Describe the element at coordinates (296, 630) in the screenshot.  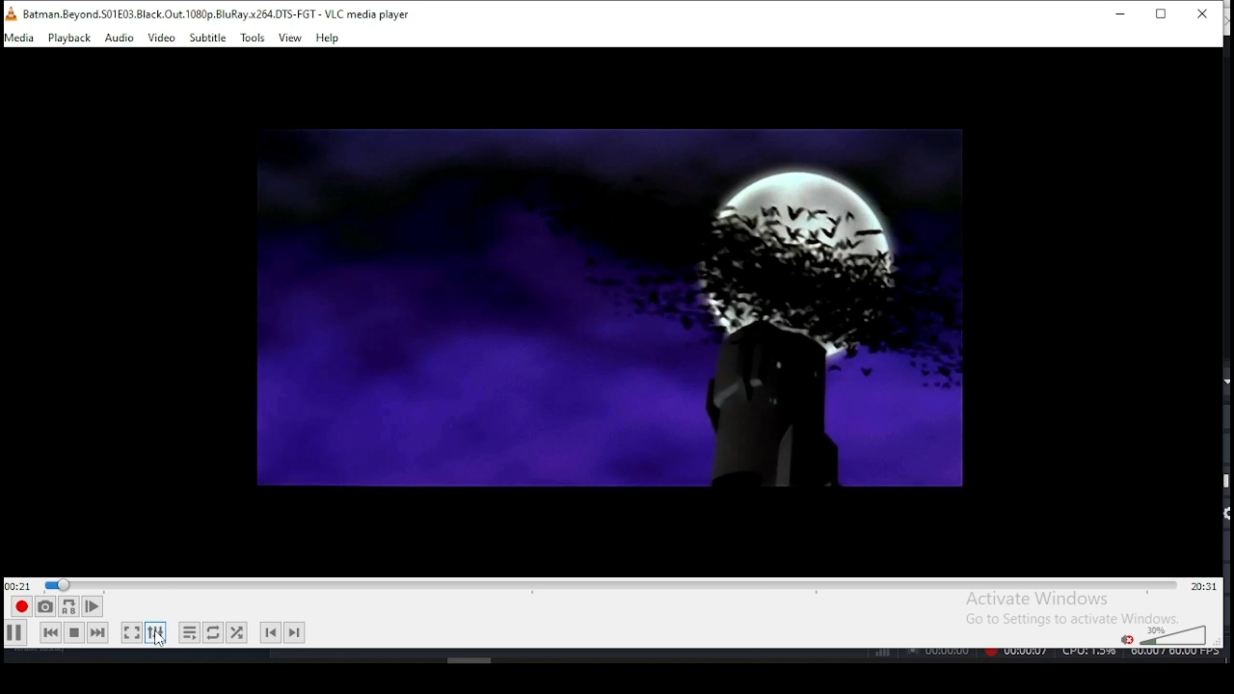
I see `next chapter` at that location.